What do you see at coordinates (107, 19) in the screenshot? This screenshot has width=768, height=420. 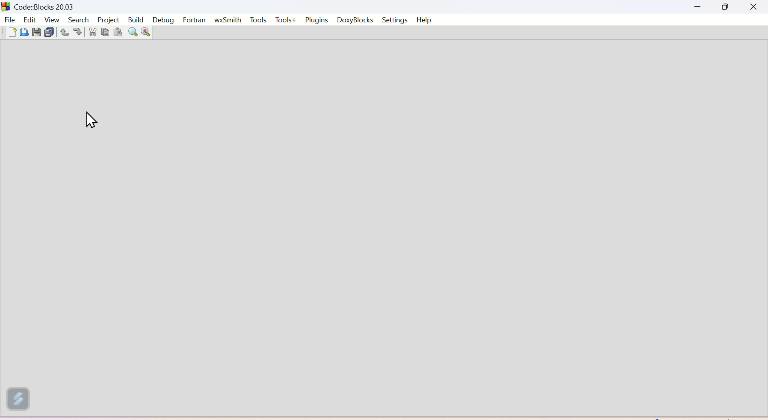 I see `Project` at bounding box center [107, 19].